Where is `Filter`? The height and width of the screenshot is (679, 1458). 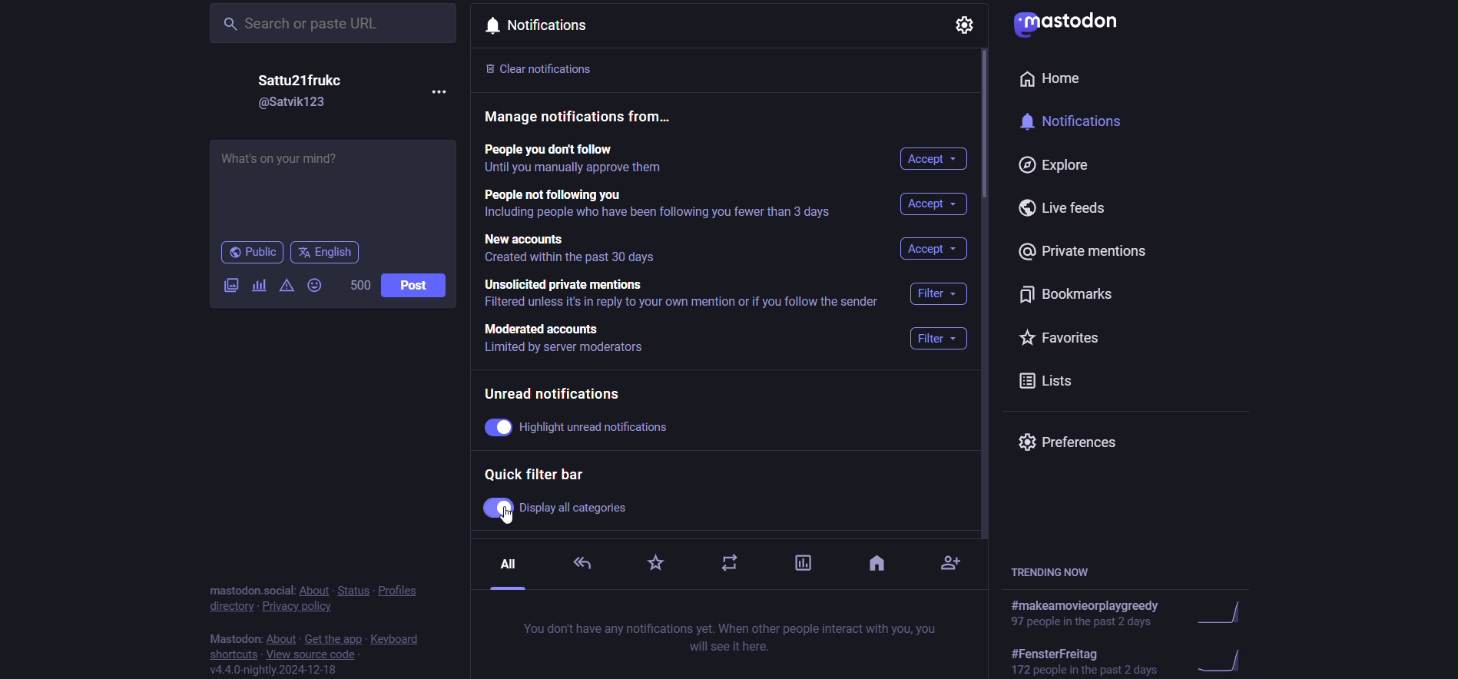 Filter is located at coordinates (943, 293).